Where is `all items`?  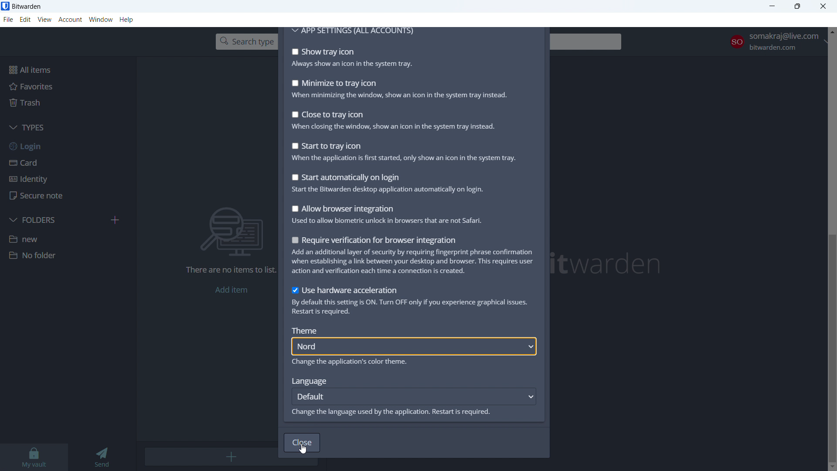
all items is located at coordinates (67, 69).